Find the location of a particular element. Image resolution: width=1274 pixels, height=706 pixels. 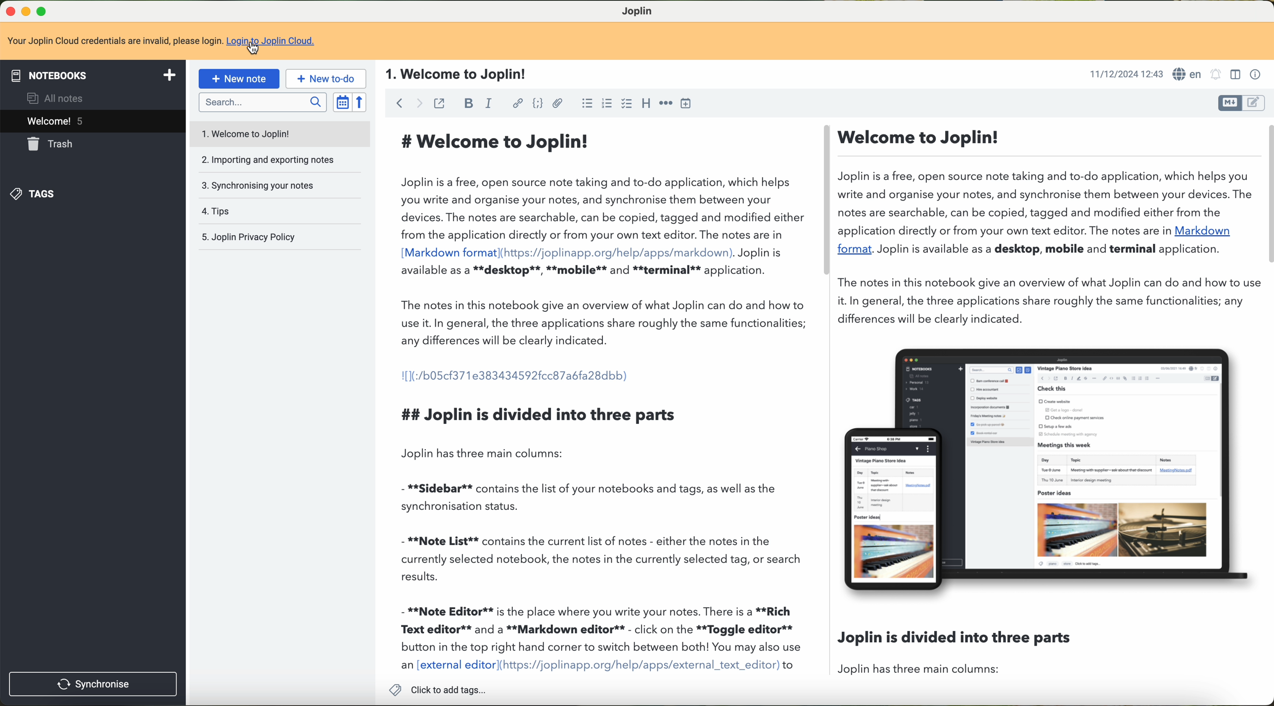

reverse sort order is located at coordinates (361, 102).